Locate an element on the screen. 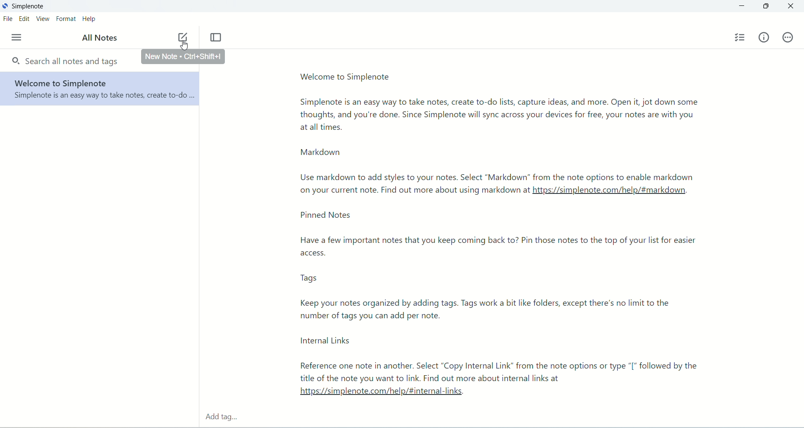 Image resolution: width=804 pixels, height=428 pixels. maximize is located at coordinates (767, 8).